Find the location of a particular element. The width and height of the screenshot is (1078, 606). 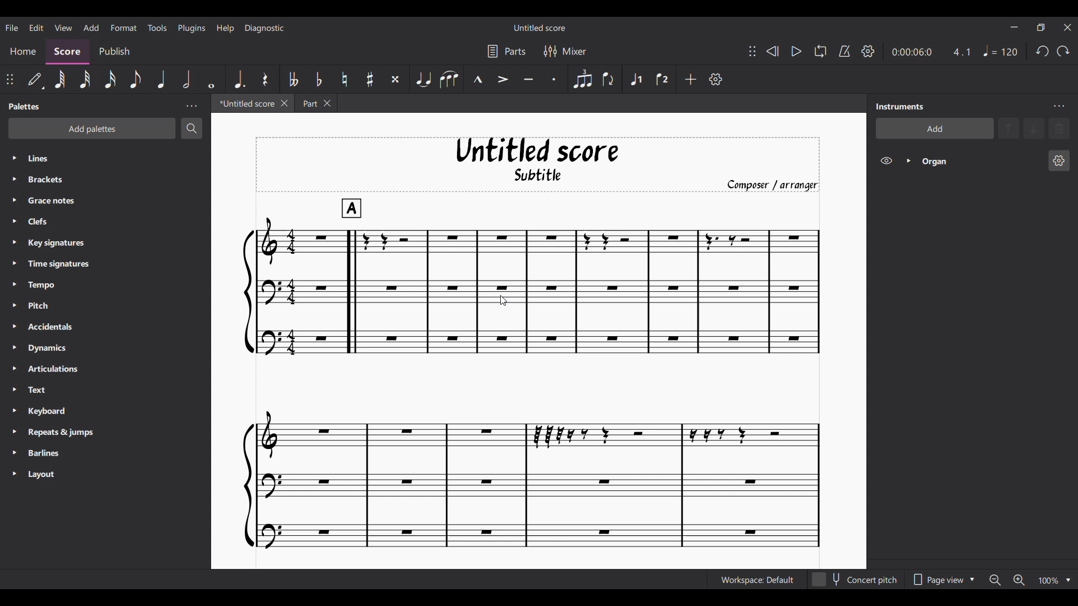

Current duration and ratio of score is located at coordinates (931, 52).